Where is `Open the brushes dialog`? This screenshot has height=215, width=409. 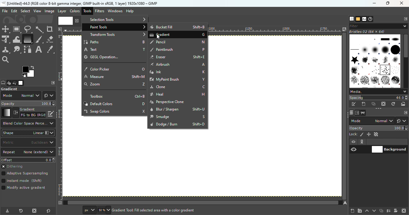
Open the brushes dialog is located at coordinates (352, 19).